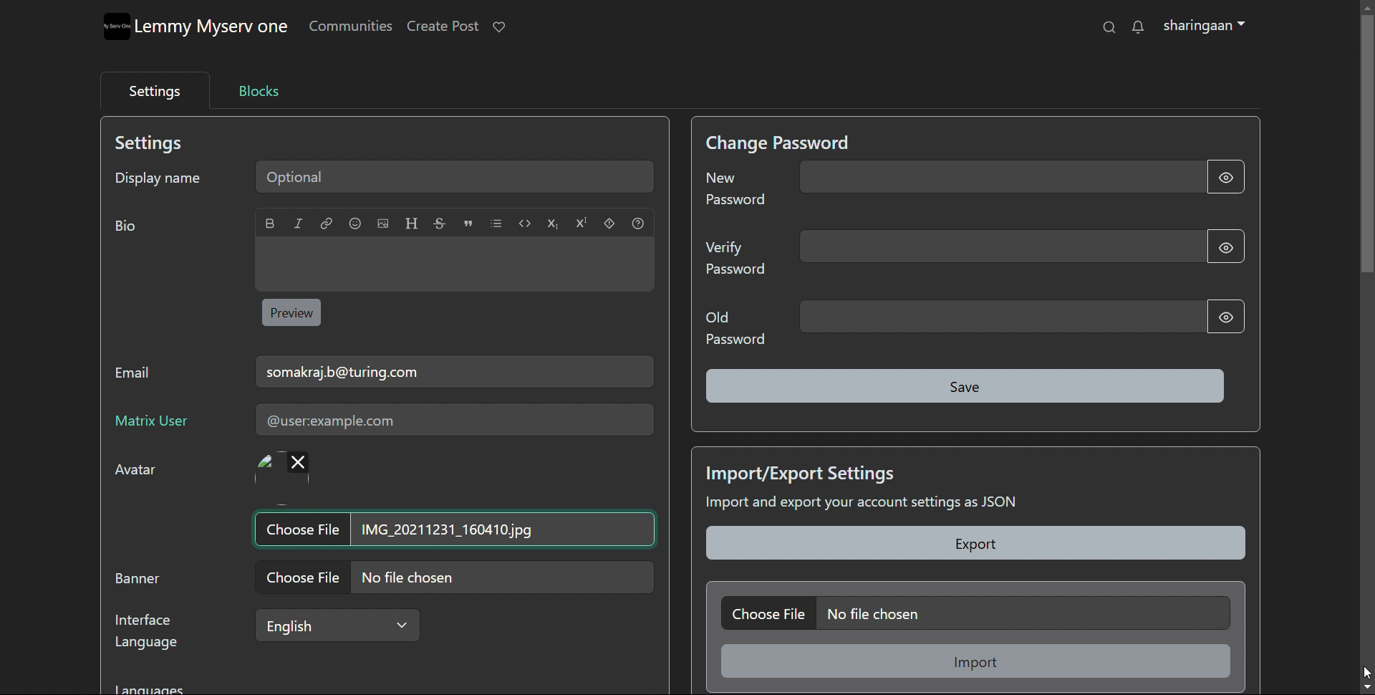 The height and width of the screenshot is (695, 1375). Describe the element at coordinates (1368, 344) in the screenshot. I see `scrollbar` at that location.